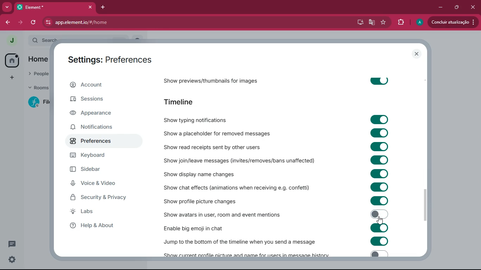  What do you see at coordinates (379, 213) in the screenshot?
I see `toggle on ` at bounding box center [379, 213].